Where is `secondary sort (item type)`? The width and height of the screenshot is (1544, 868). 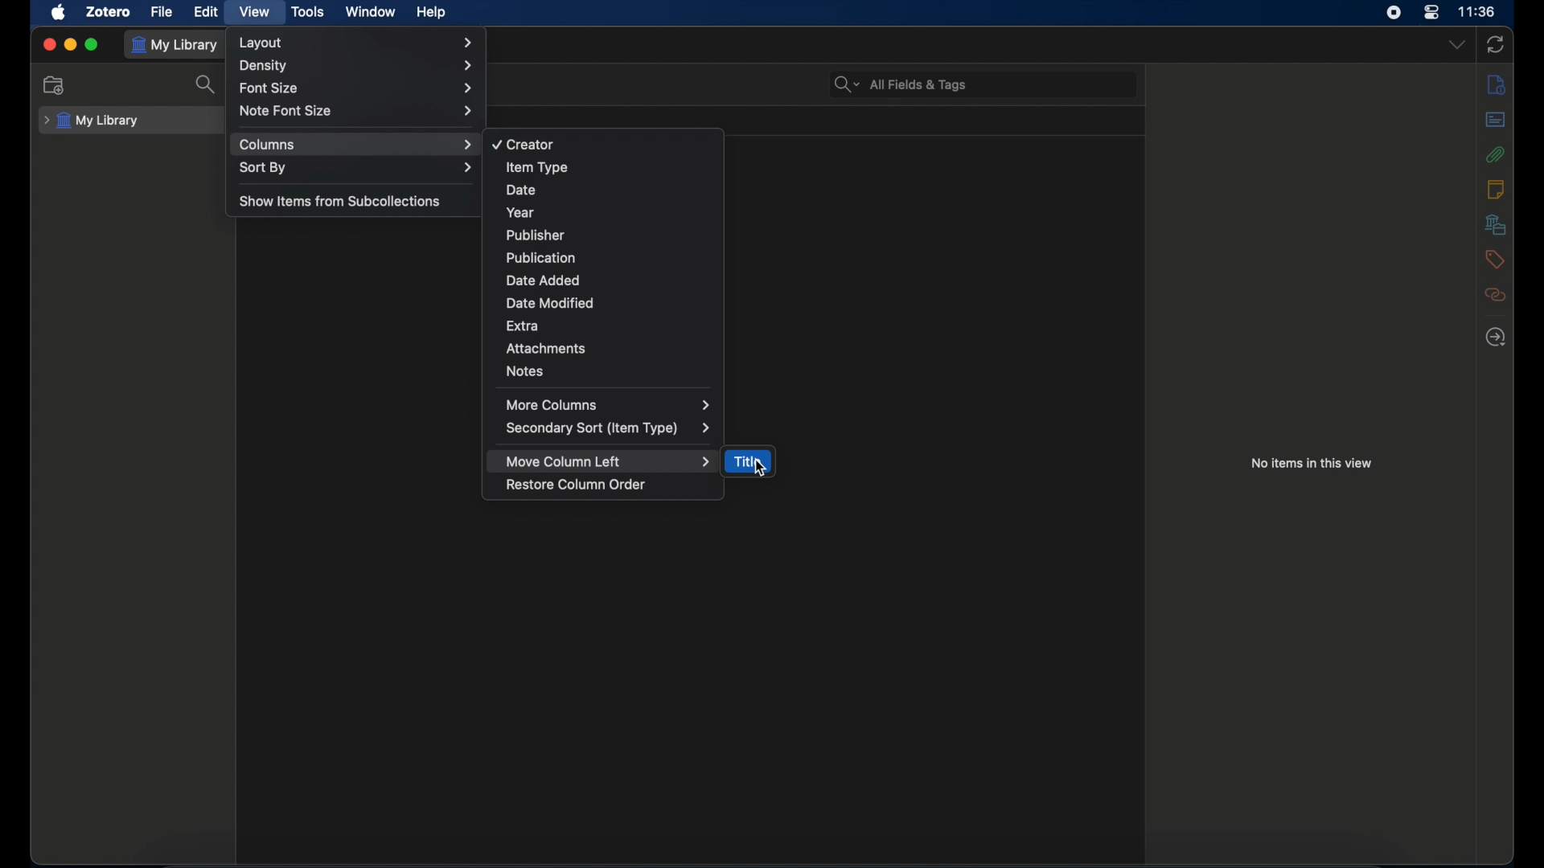
secondary sort (item type) is located at coordinates (610, 428).